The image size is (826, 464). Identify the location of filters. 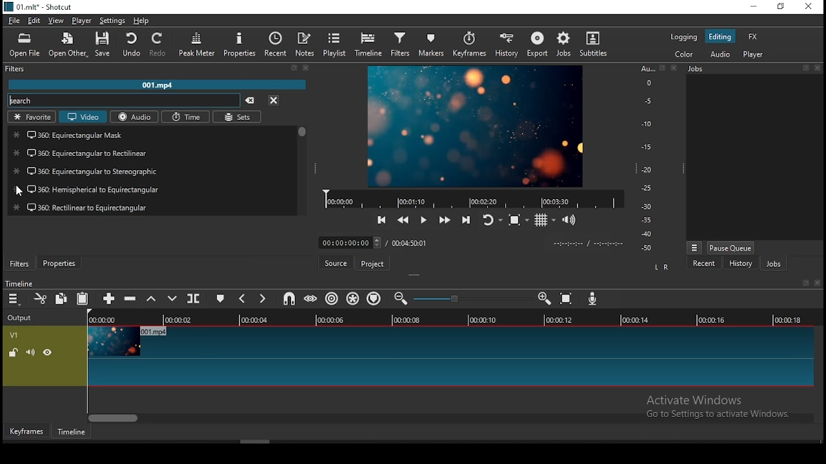
(402, 43).